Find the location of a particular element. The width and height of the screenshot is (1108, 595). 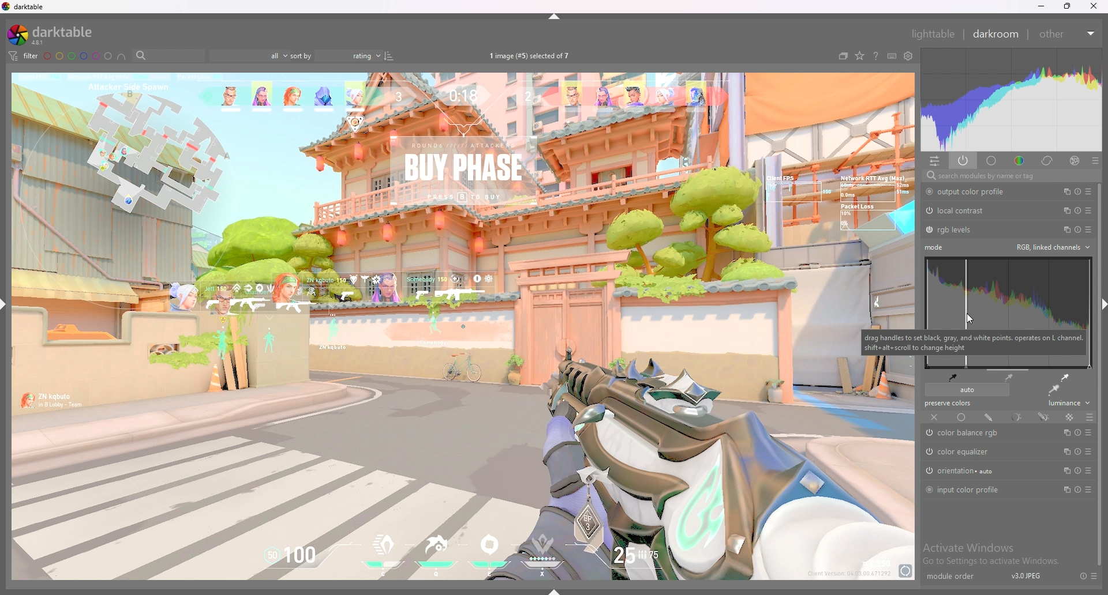

presets is located at coordinates (1088, 191).